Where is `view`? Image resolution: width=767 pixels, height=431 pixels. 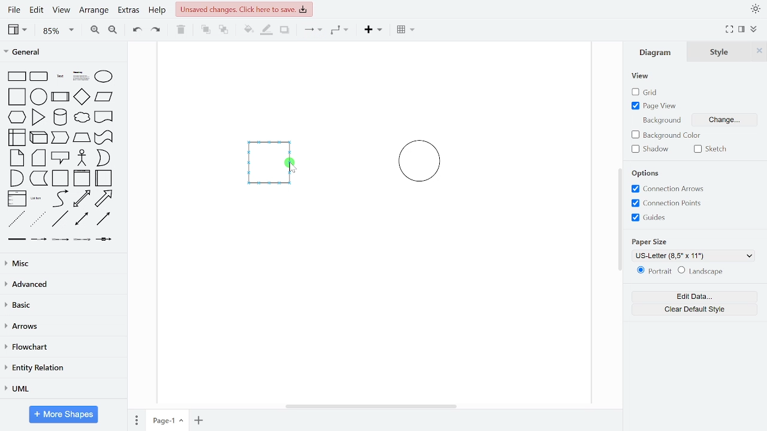 view is located at coordinates (641, 77).